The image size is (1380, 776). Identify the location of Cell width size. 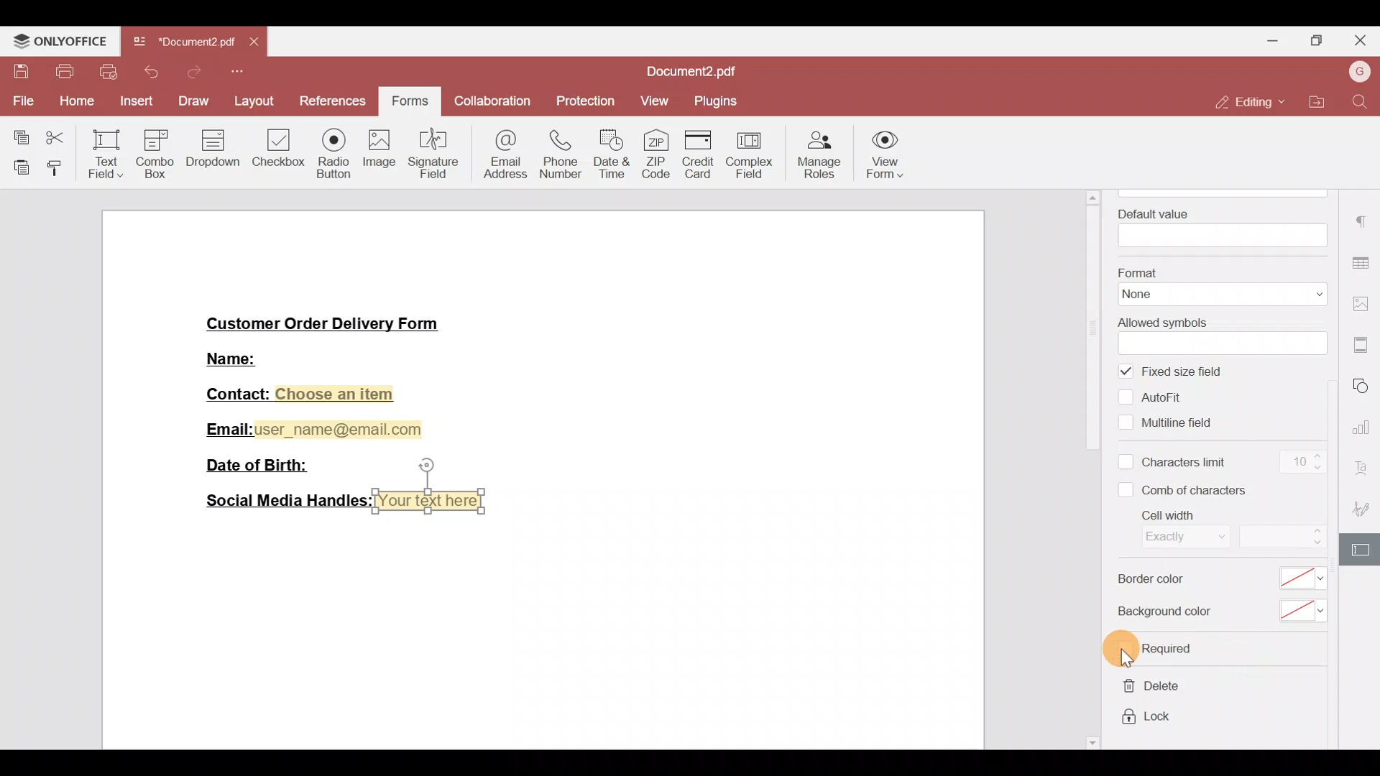
(1281, 537).